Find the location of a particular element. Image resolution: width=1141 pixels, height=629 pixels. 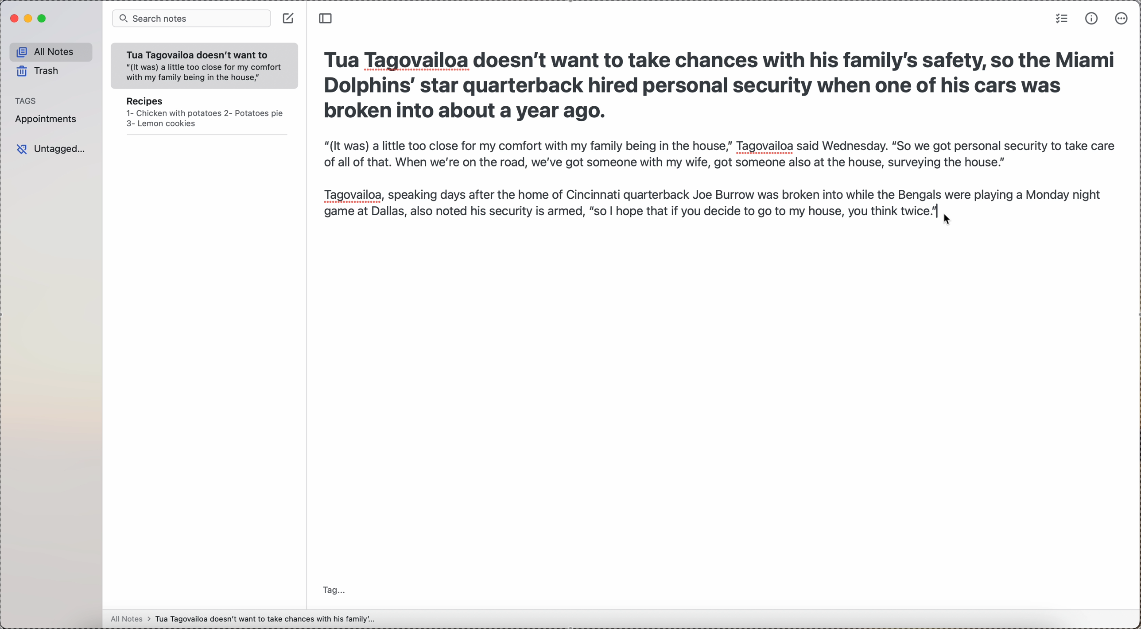

check list is located at coordinates (1061, 19).